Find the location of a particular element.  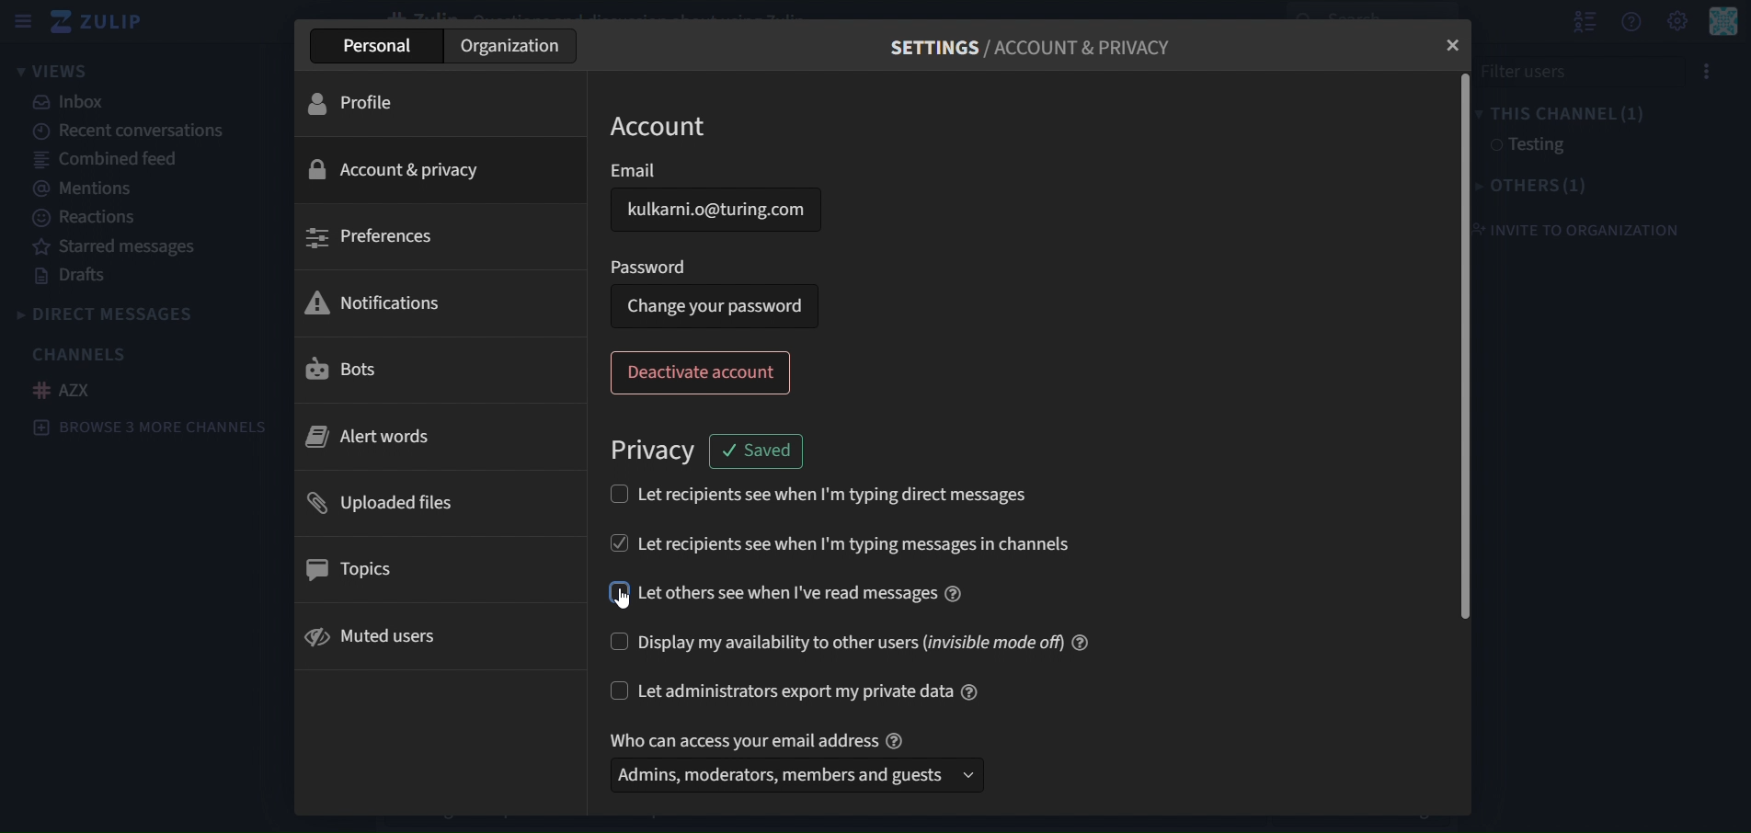

check box is located at coordinates (615, 494).